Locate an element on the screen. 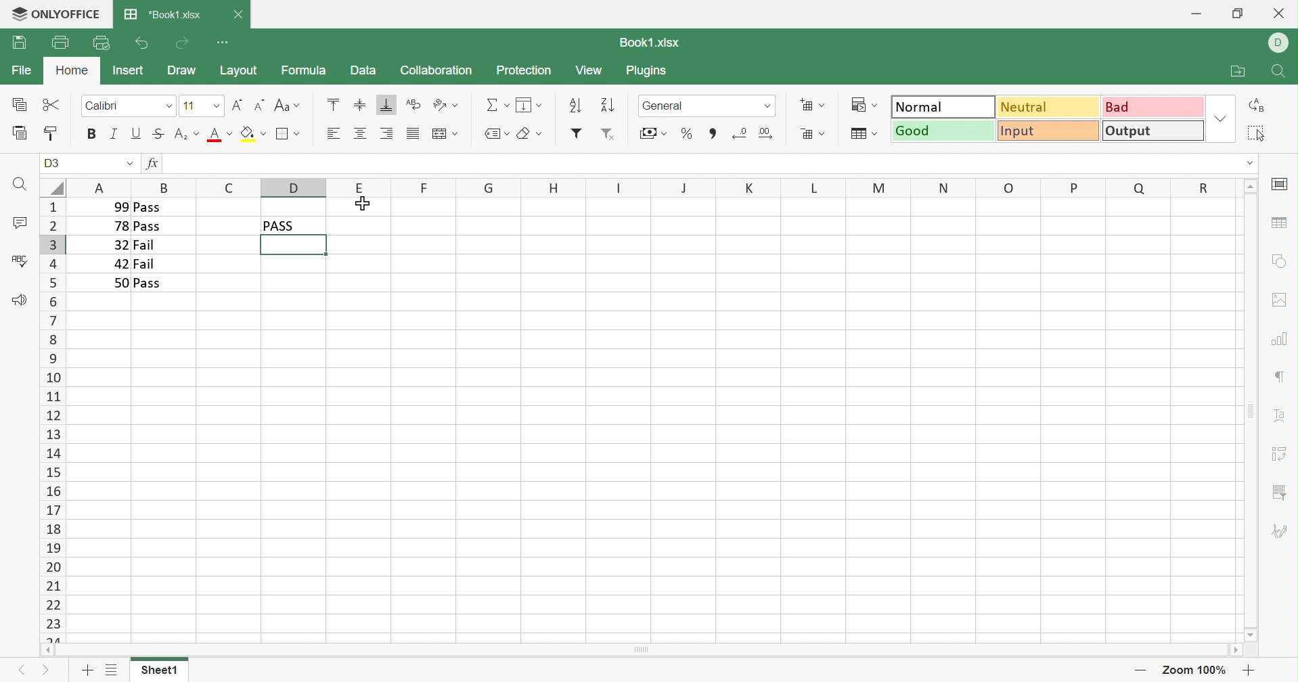 The height and width of the screenshot is (682, 1298). Conditional formatting is located at coordinates (866, 105).